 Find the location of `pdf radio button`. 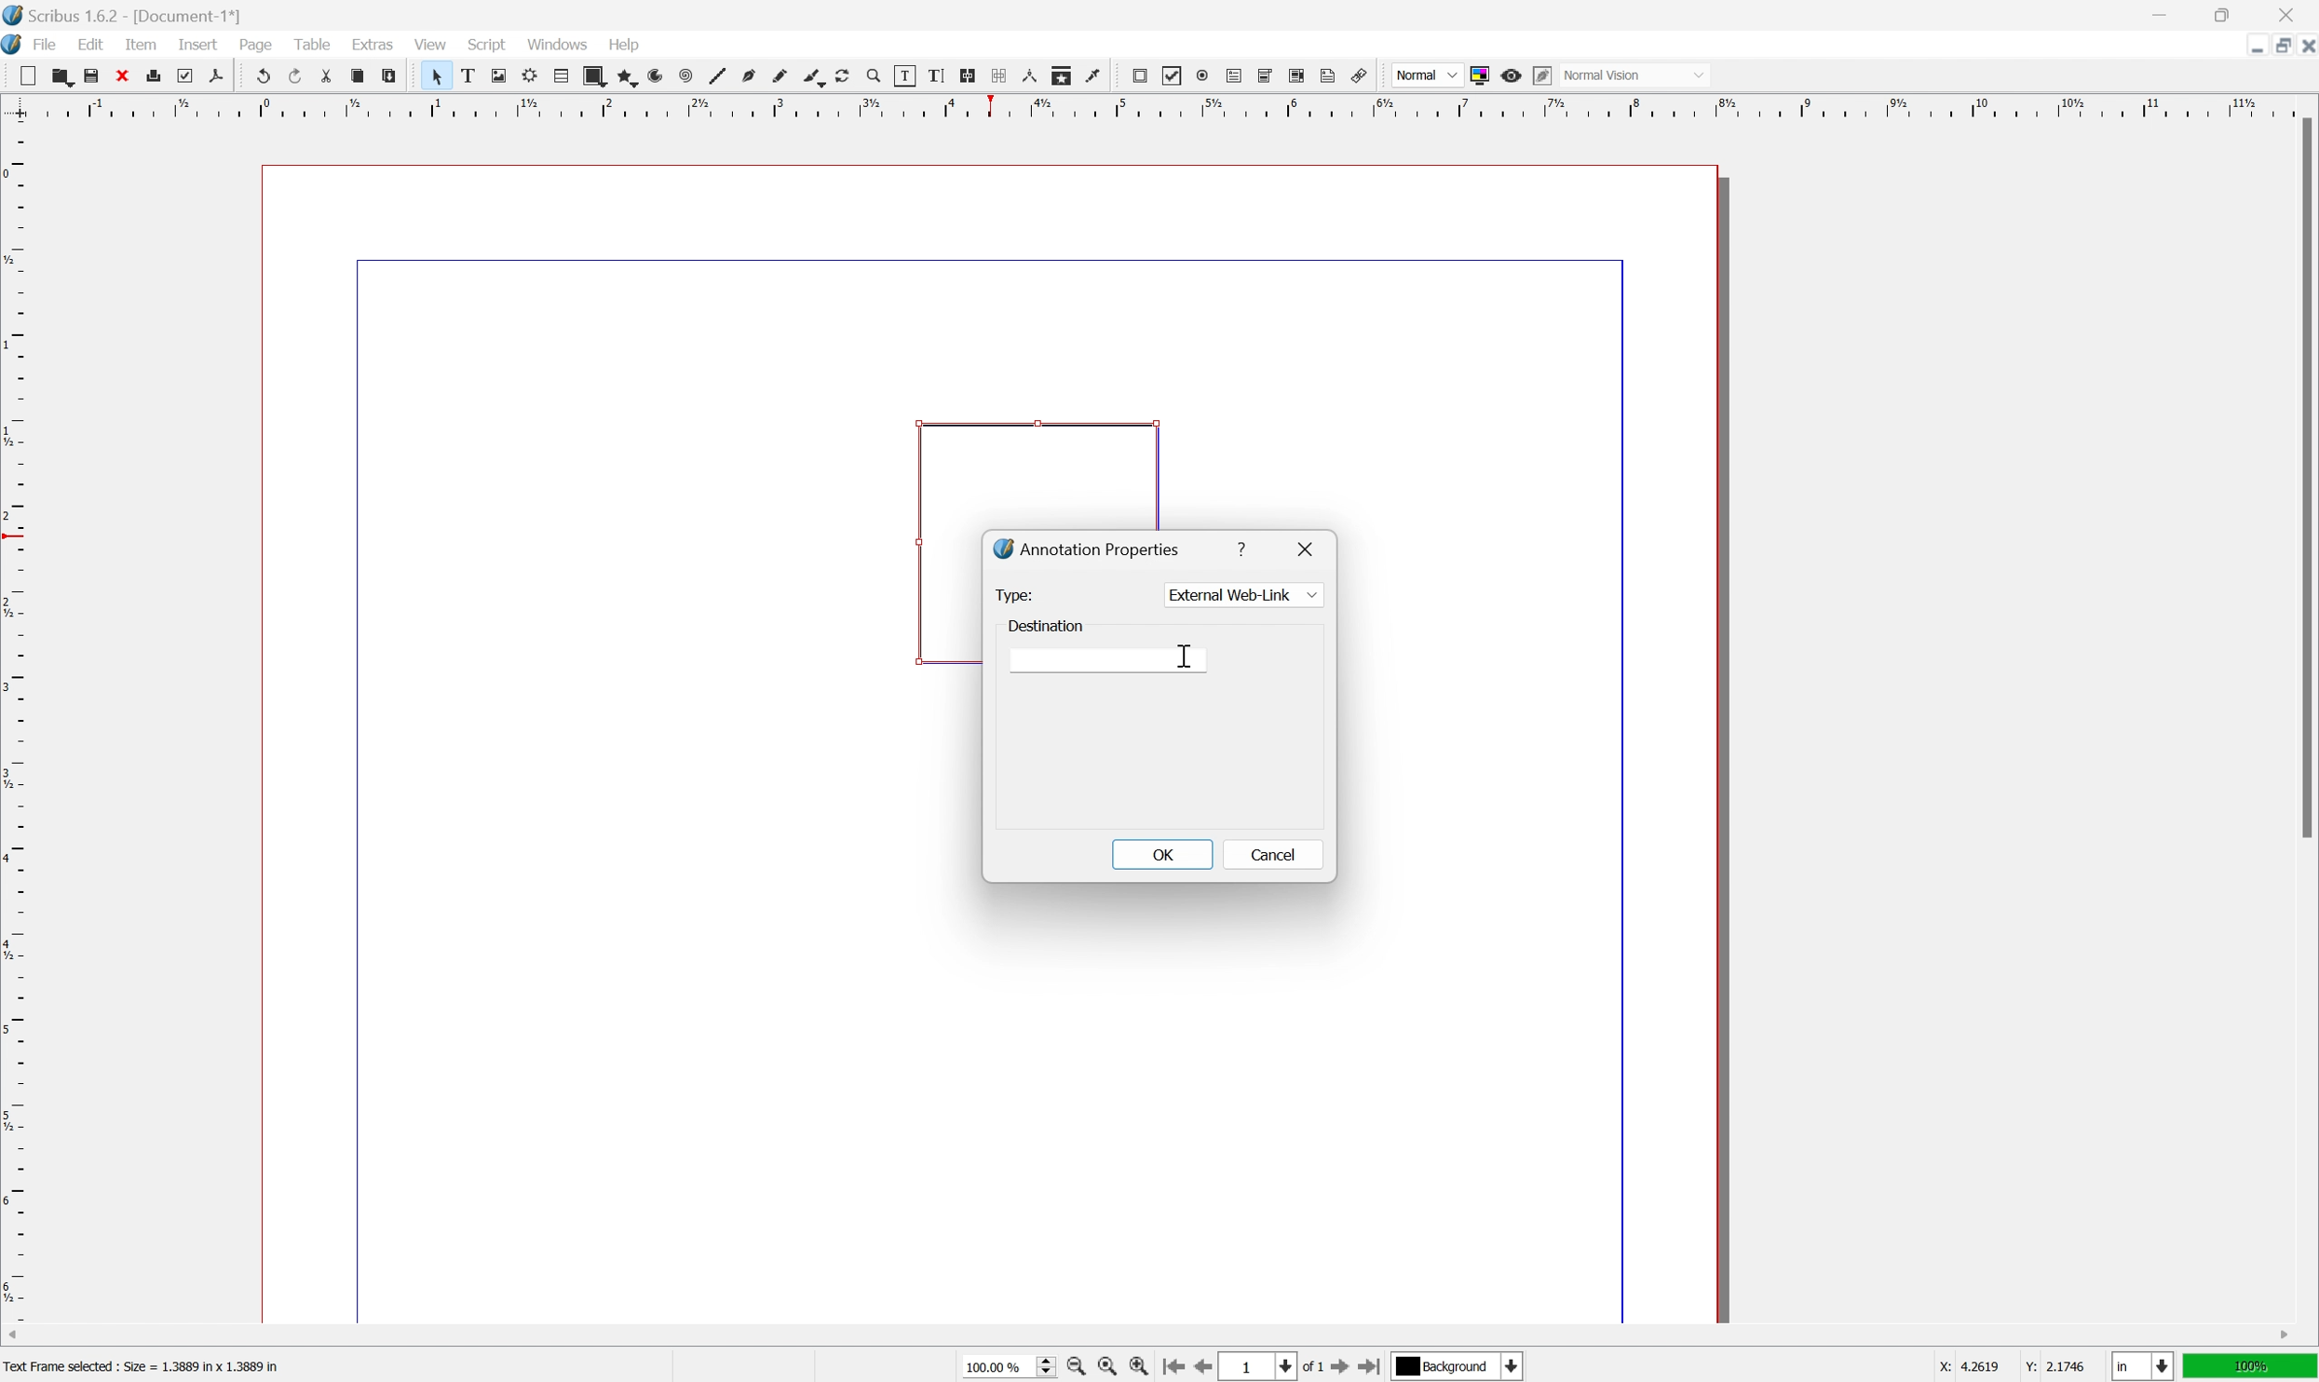

pdf radio button is located at coordinates (1202, 75).